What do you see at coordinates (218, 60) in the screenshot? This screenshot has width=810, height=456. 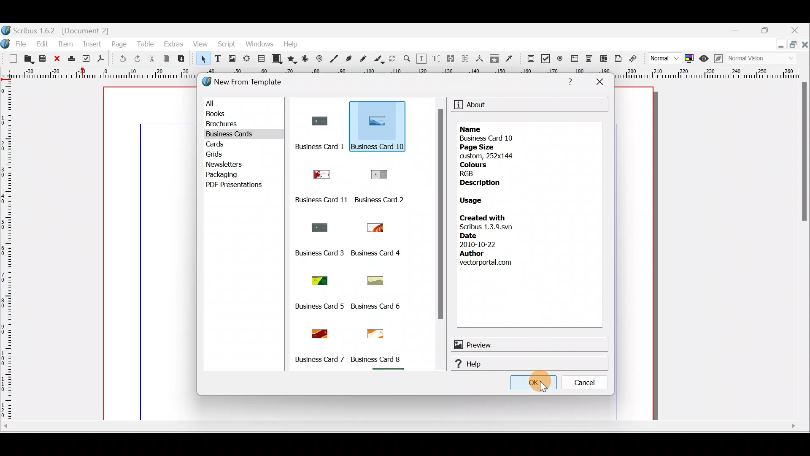 I see `Text frame` at bounding box center [218, 60].